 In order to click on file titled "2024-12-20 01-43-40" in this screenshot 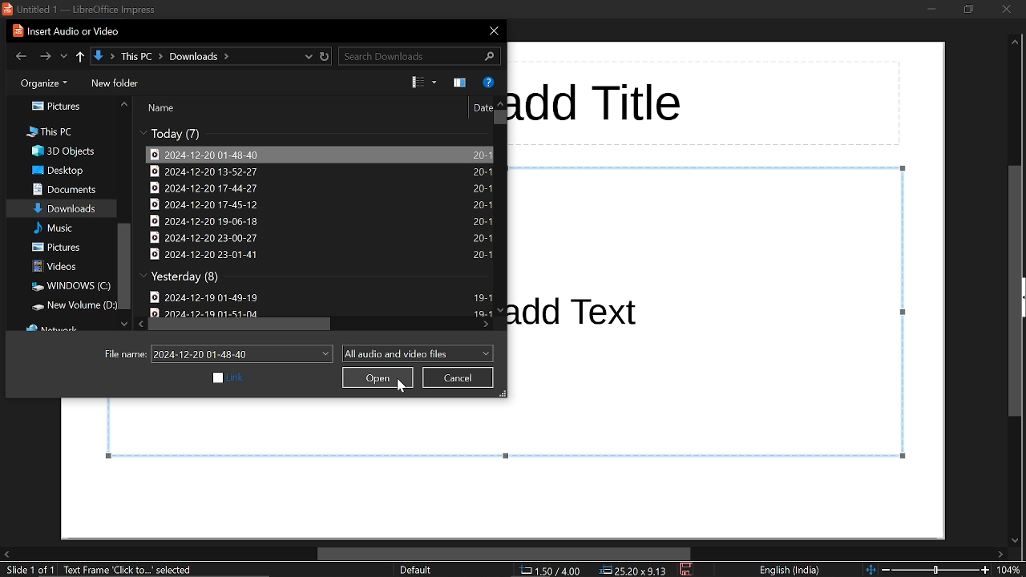, I will do `click(317, 153)`.